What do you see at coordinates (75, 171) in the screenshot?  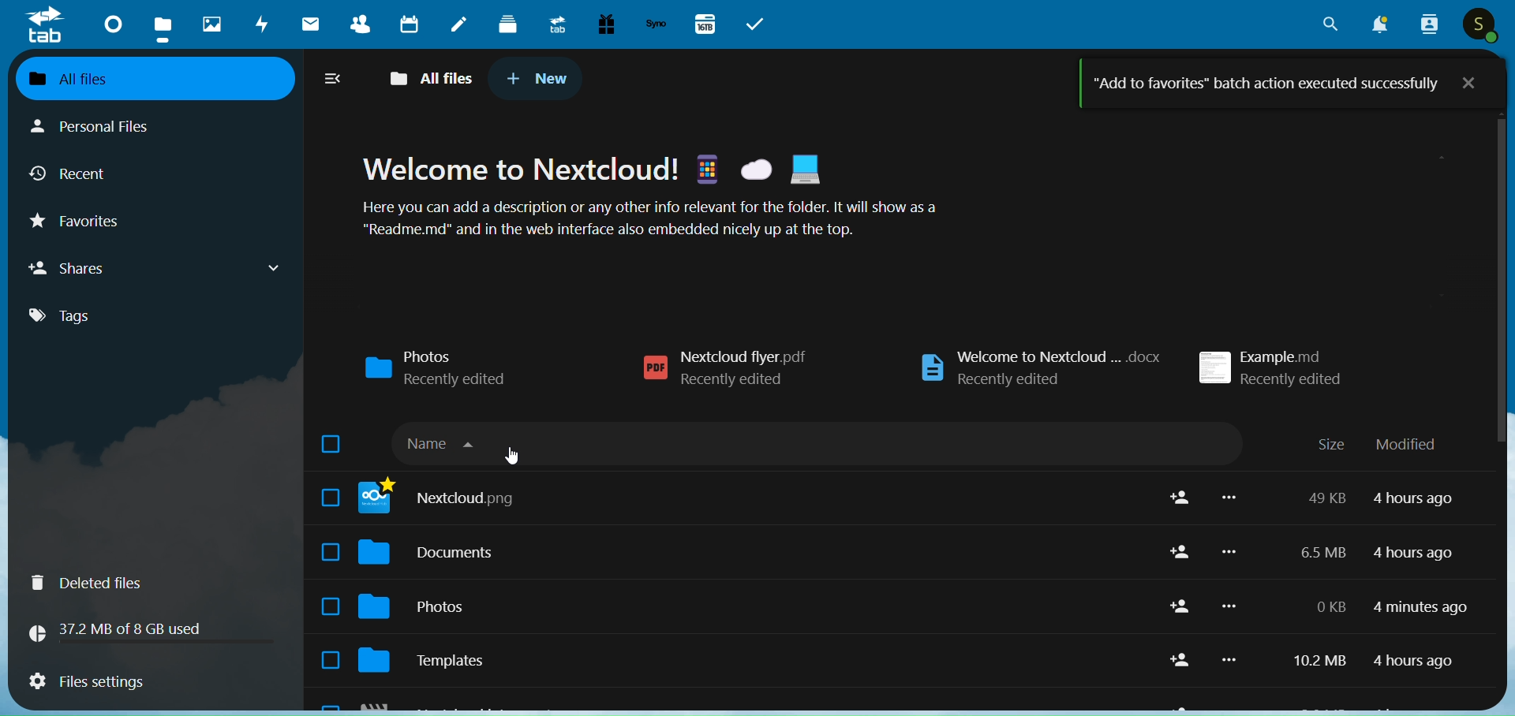 I see `recent` at bounding box center [75, 171].